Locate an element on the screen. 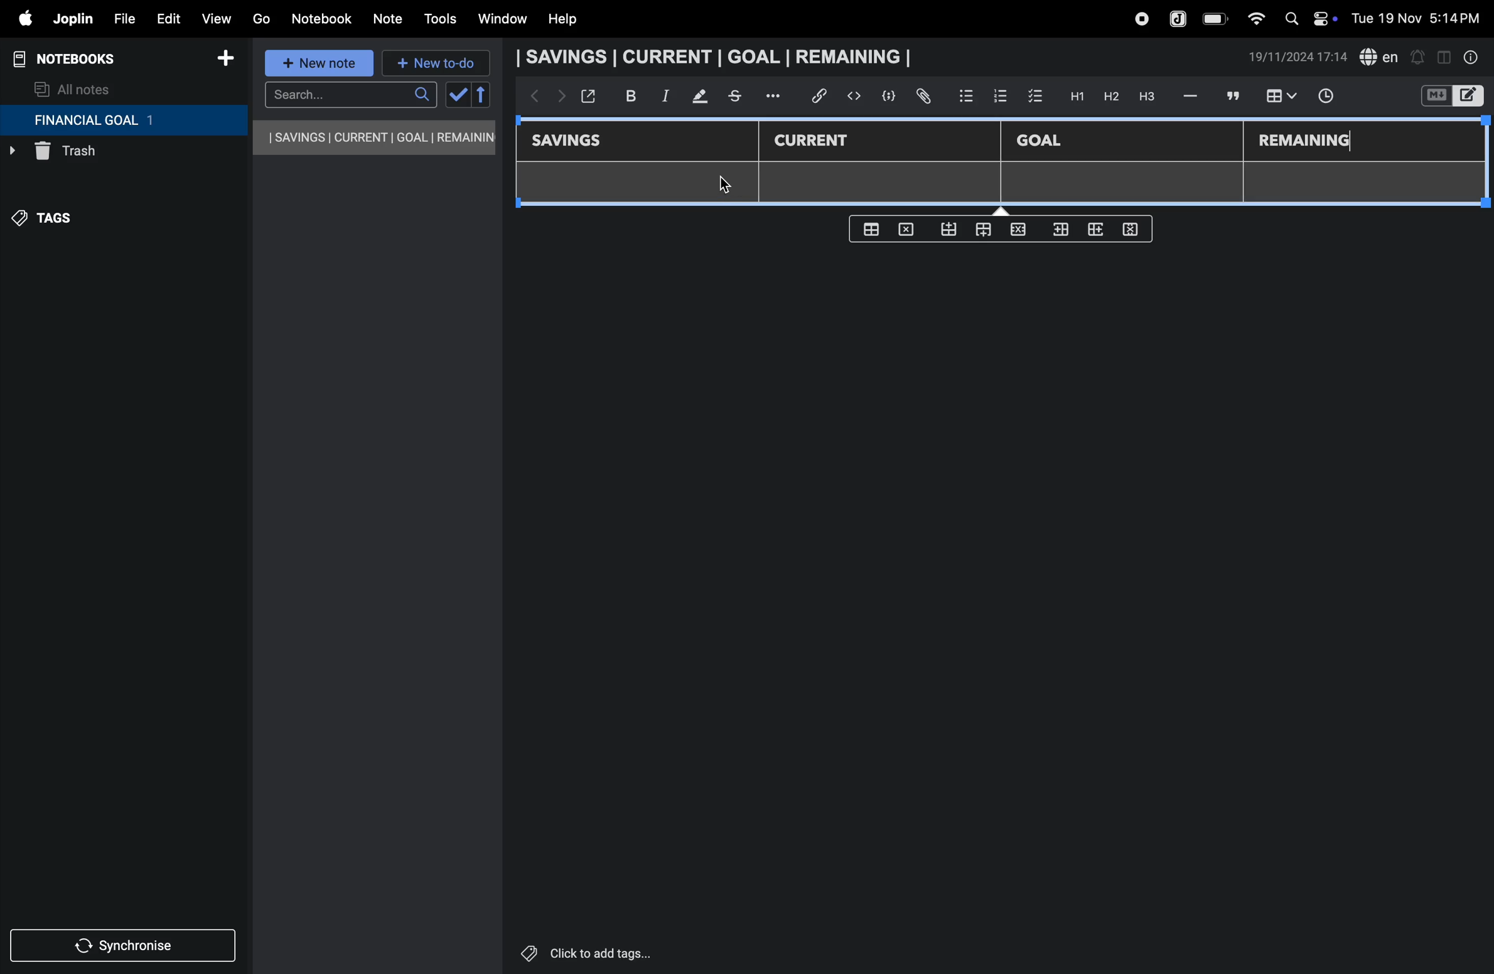 This screenshot has height=974, width=1494. financial goal is located at coordinates (123, 120).